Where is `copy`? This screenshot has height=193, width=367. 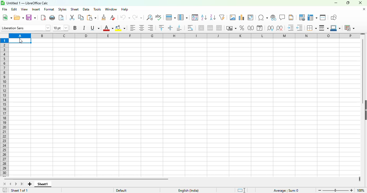 copy is located at coordinates (81, 17).